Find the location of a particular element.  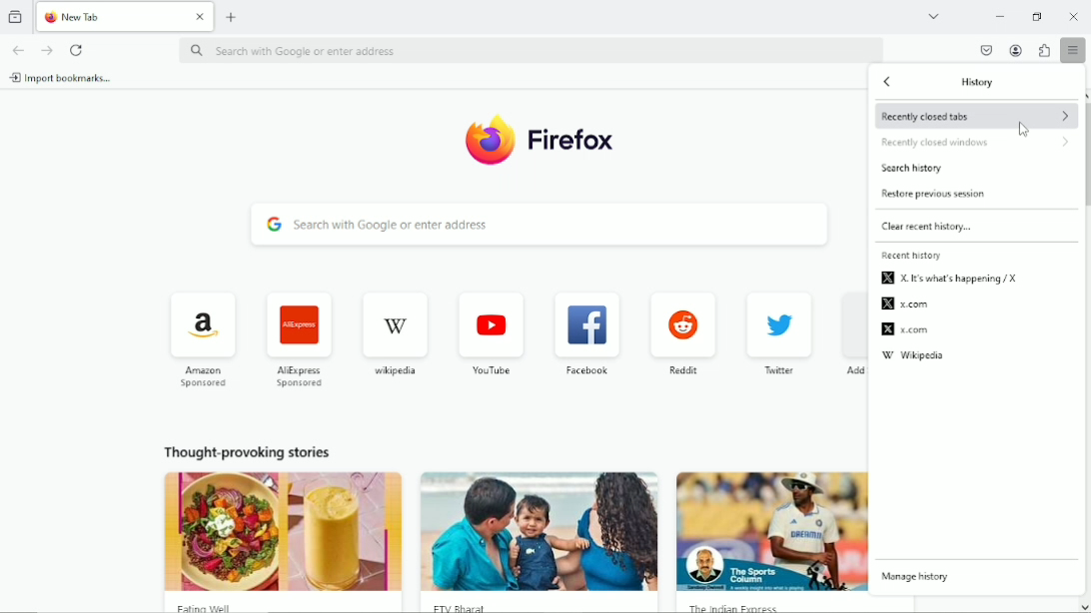

AliExpress is located at coordinates (298, 375).